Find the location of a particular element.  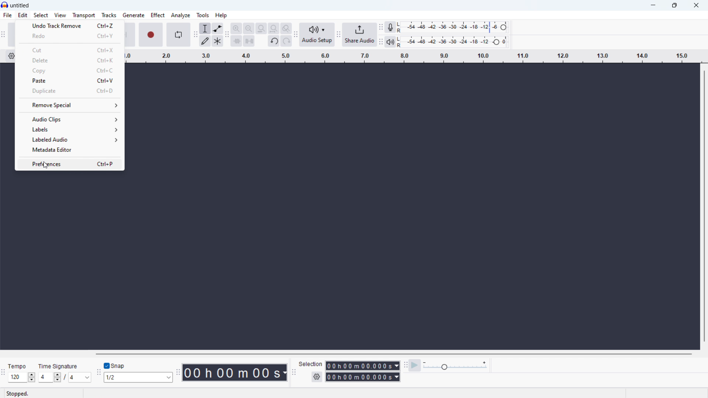

timestamp is located at coordinates (236, 373).